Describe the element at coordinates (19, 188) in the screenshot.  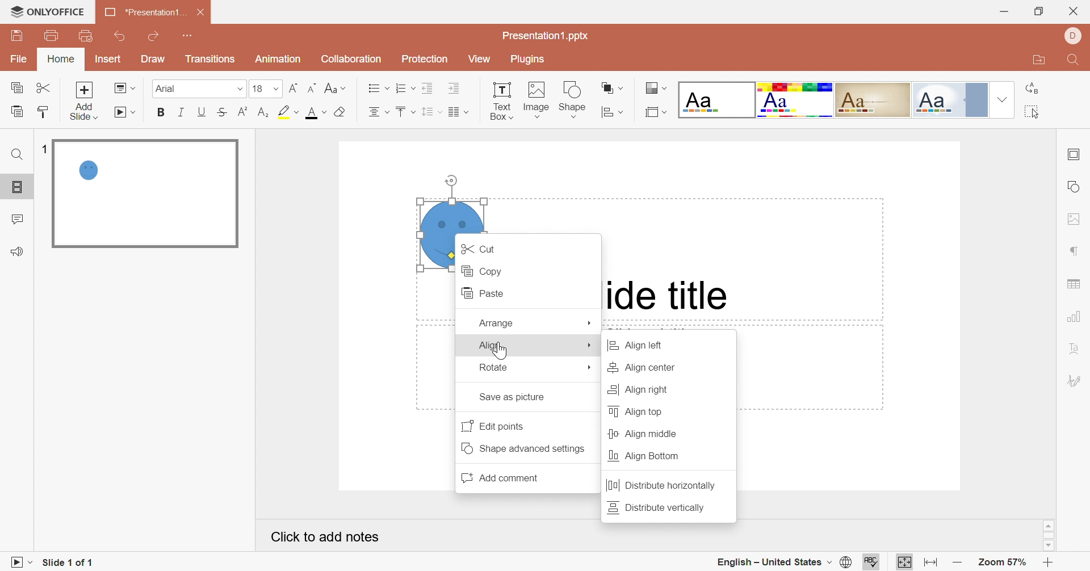
I see `Slides` at that location.